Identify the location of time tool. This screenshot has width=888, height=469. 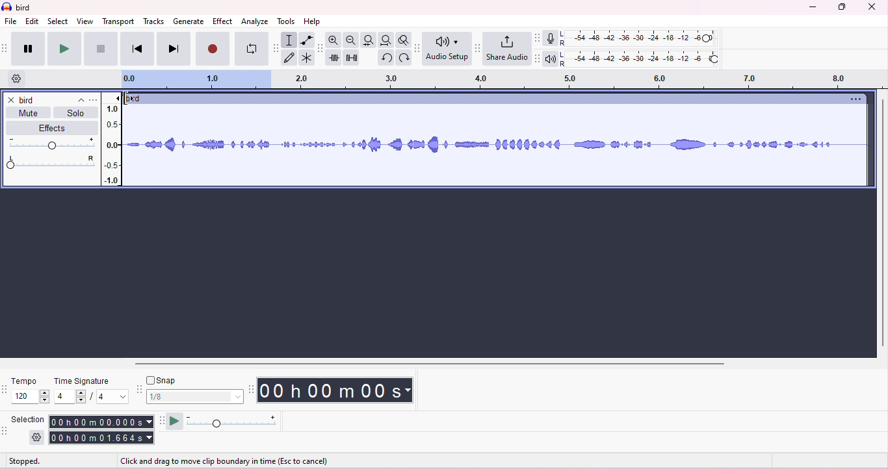
(252, 389).